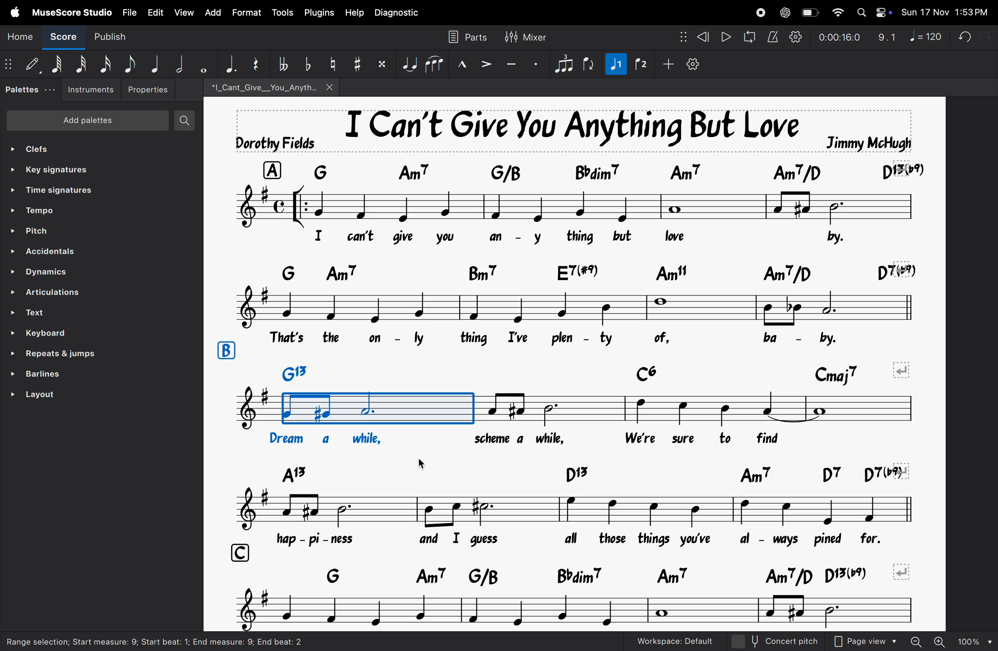 This screenshot has height=651, width=998. I want to click on flip rection, so click(588, 65).